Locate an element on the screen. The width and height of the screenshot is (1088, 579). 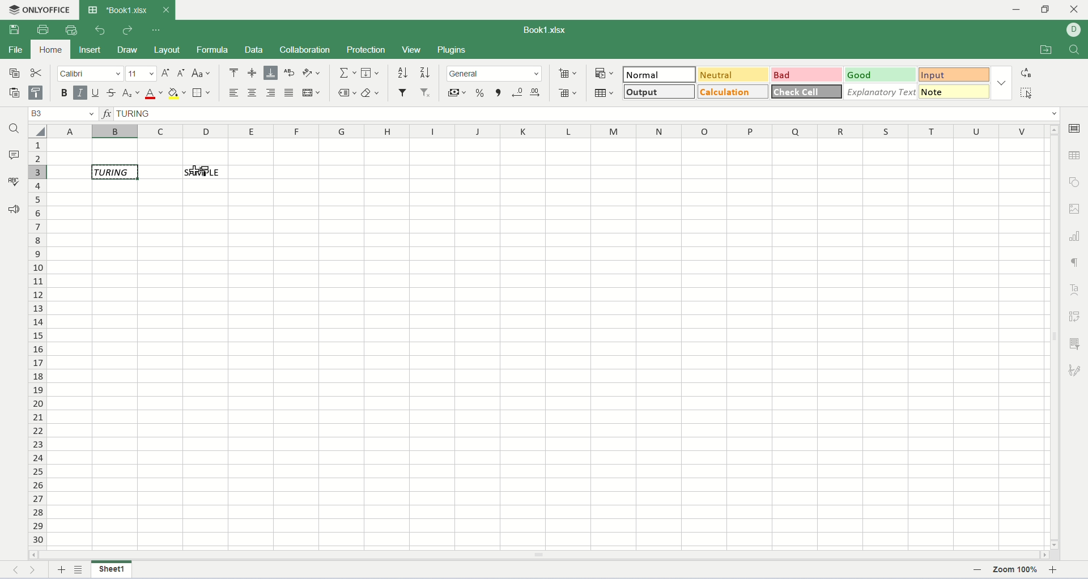
number format is located at coordinates (494, 73).